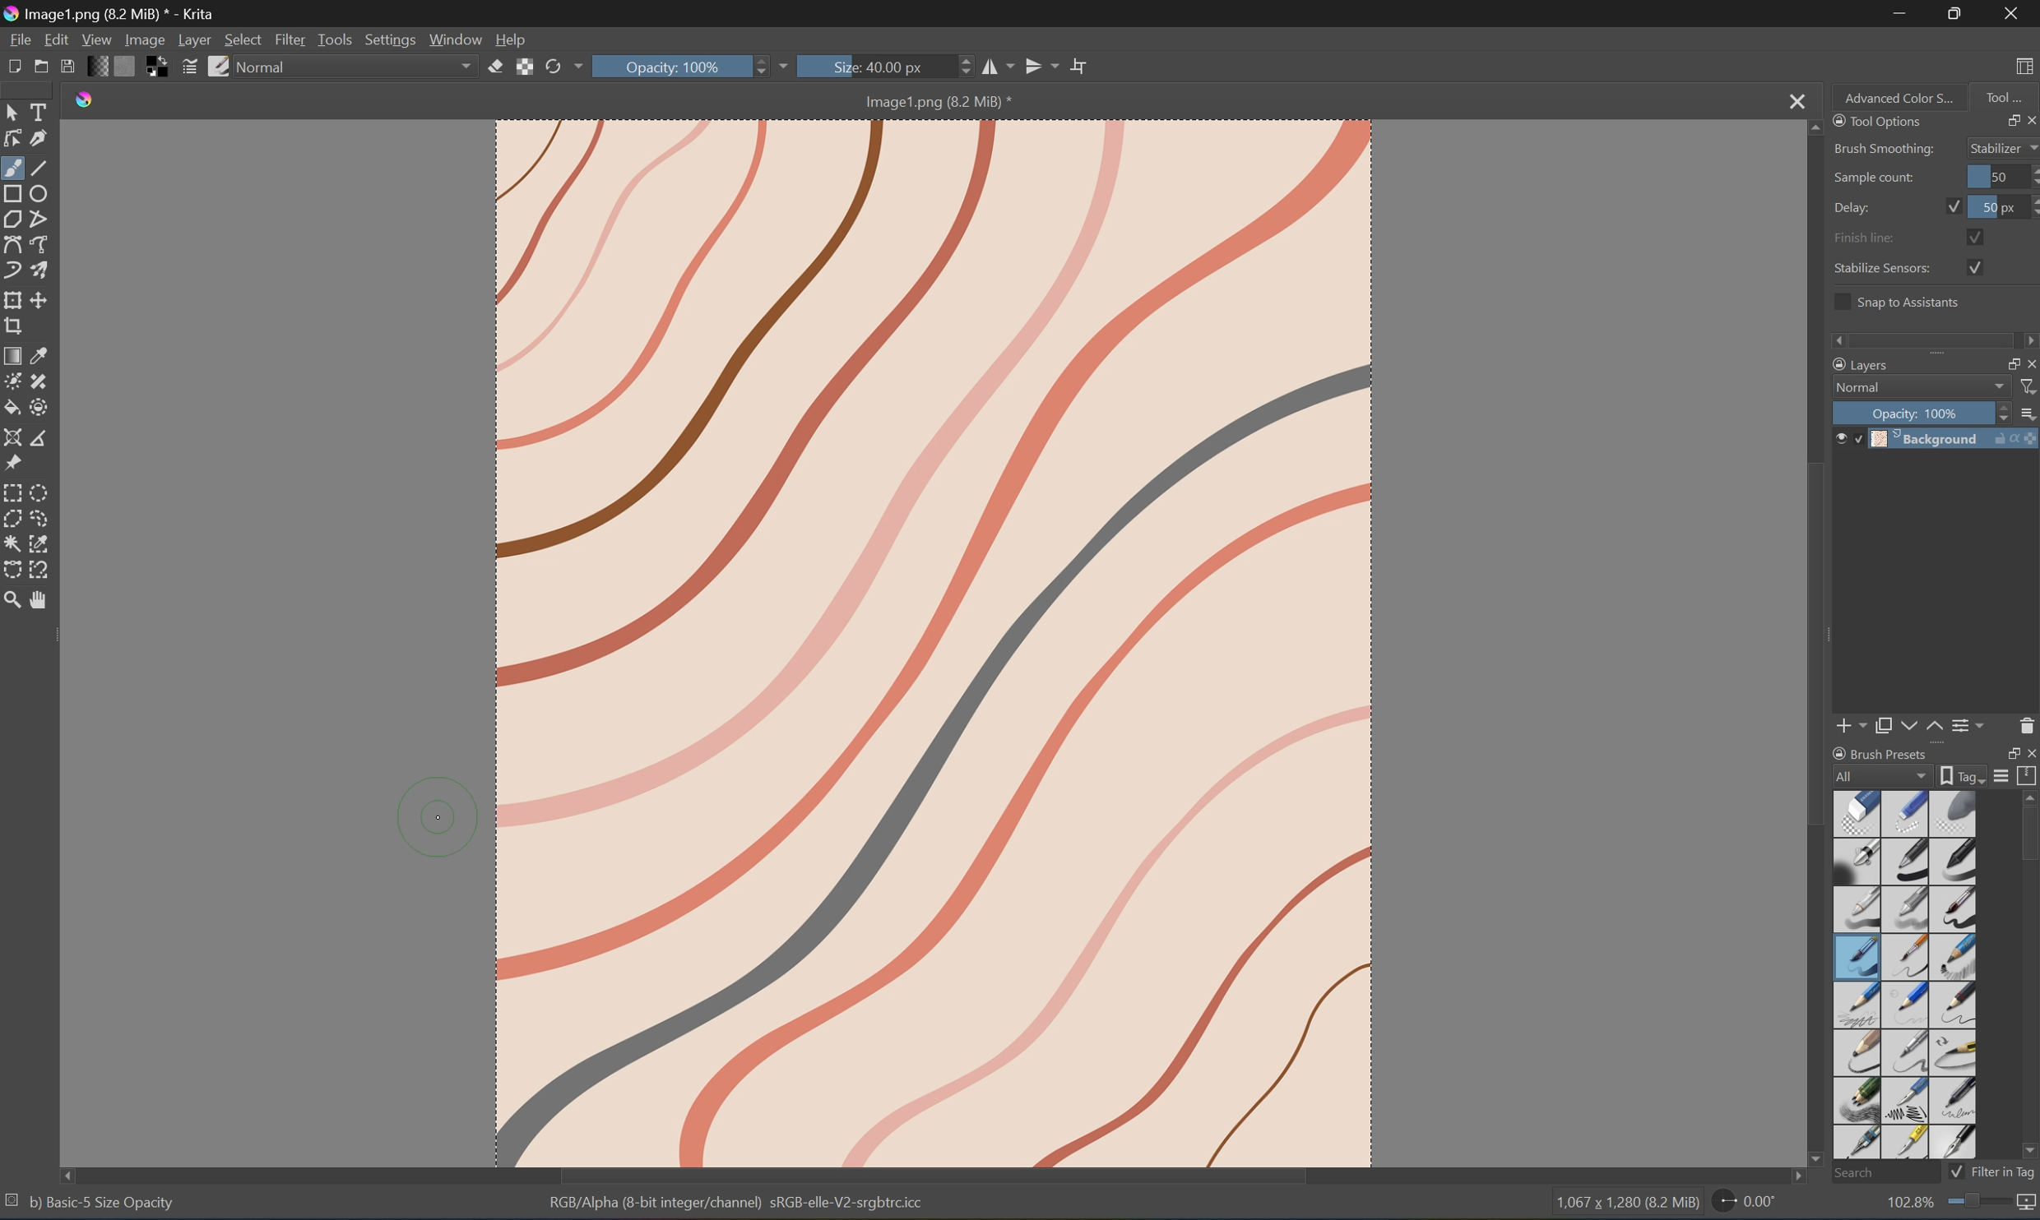  What do you see at coordinates (739, 1206) in the screenshot?
I see `RGB Alpha (8-bit integer/channel) sRGB-elle-V2-srgbcicc` at bounding box center [739, 1206].